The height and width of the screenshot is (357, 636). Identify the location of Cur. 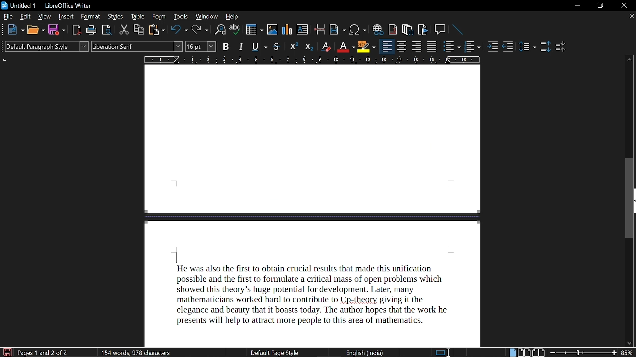
(124, 30).